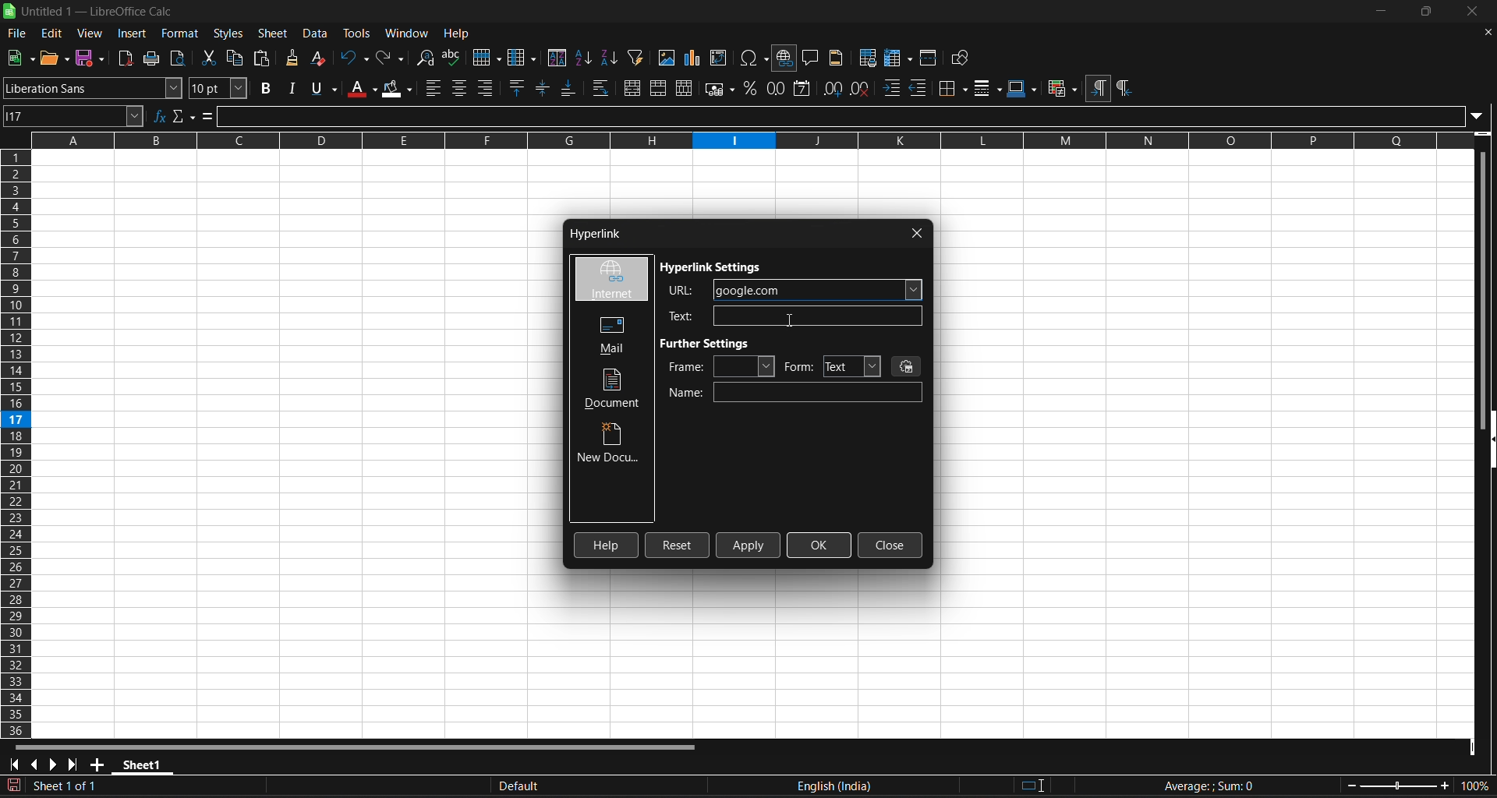  Describe the element at coordinates (918, 233) in the screenshot. I see `close` at that location.